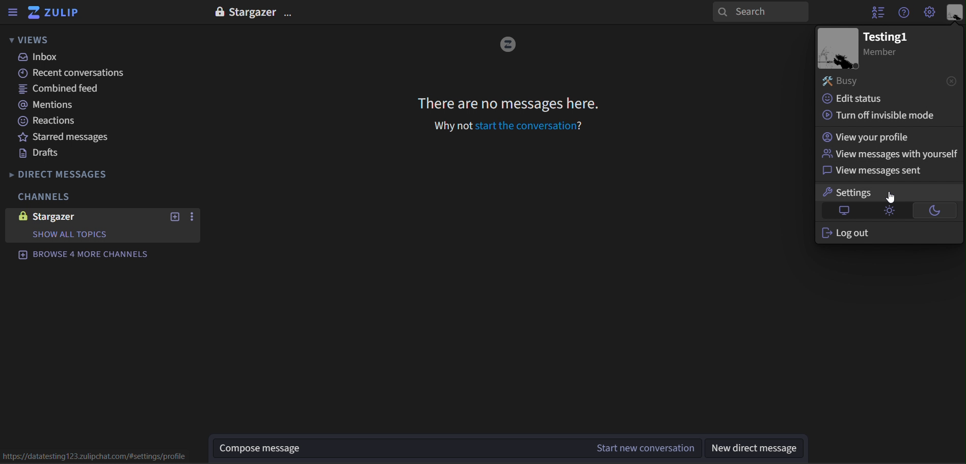 Image resolution: width=966 pixels, height=464 pixels. What do you see at coordinates (192, 217) in the screenshot?
I see `...` at bounding box center [192, 217].